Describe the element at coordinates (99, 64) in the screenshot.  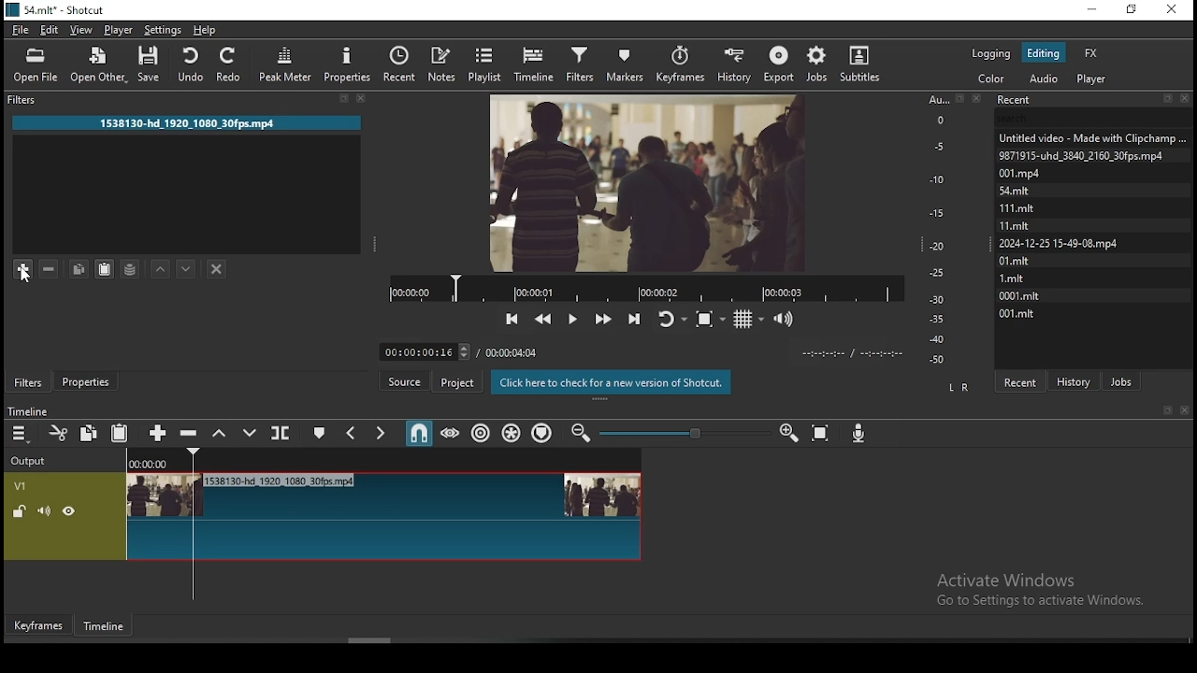
I see `open other` at that location.